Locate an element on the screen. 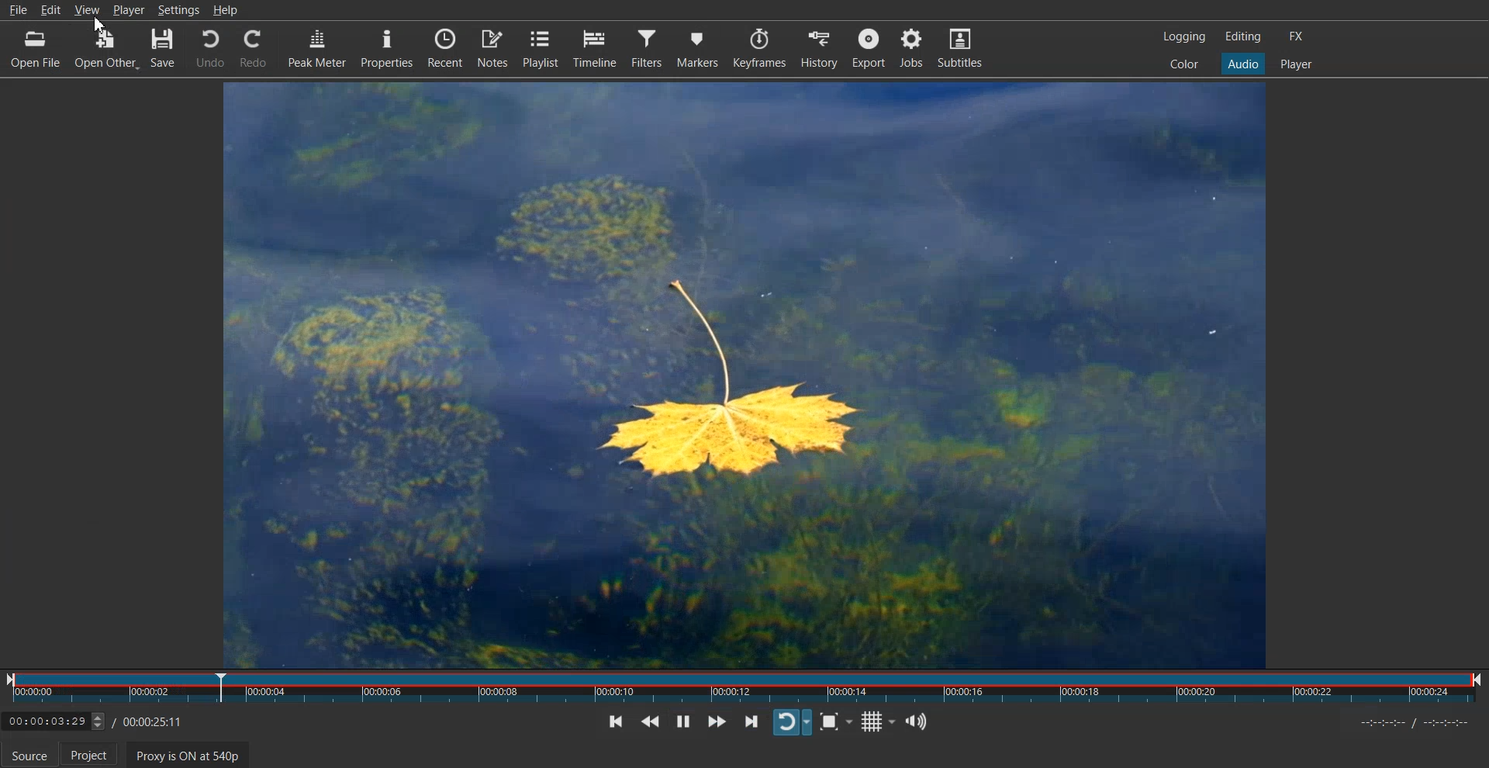 The height and width of the screenshot is (768, 1489). Markers is located at coordinates (697, 47).